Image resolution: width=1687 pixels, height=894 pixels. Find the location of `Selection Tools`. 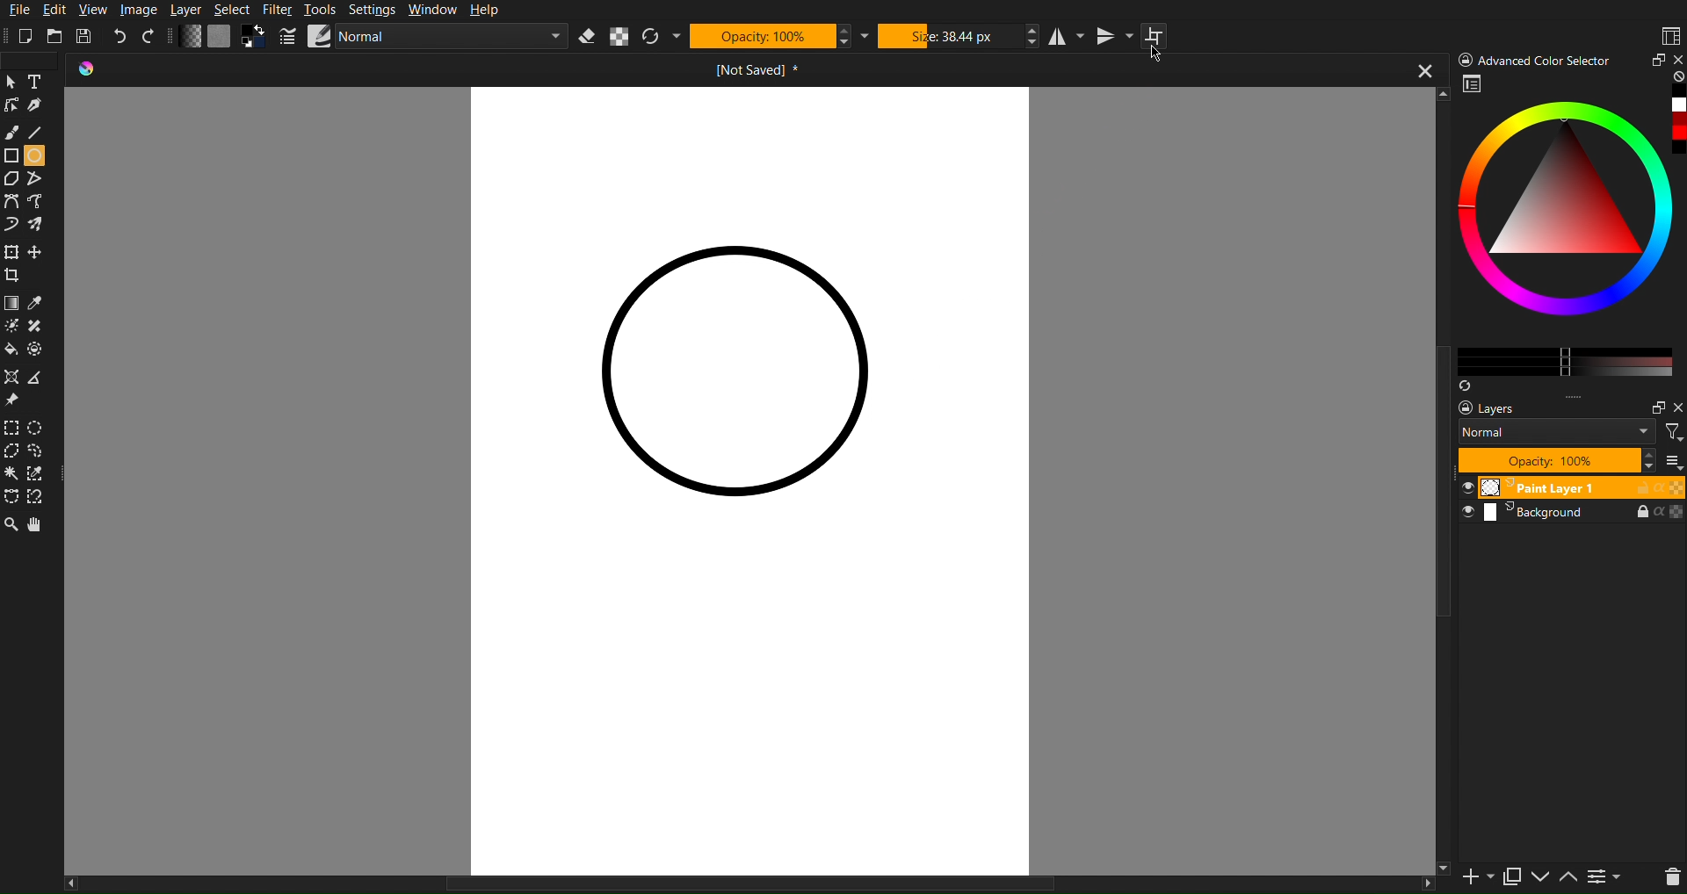

Selection Tools is located at coordinates (11, 426).